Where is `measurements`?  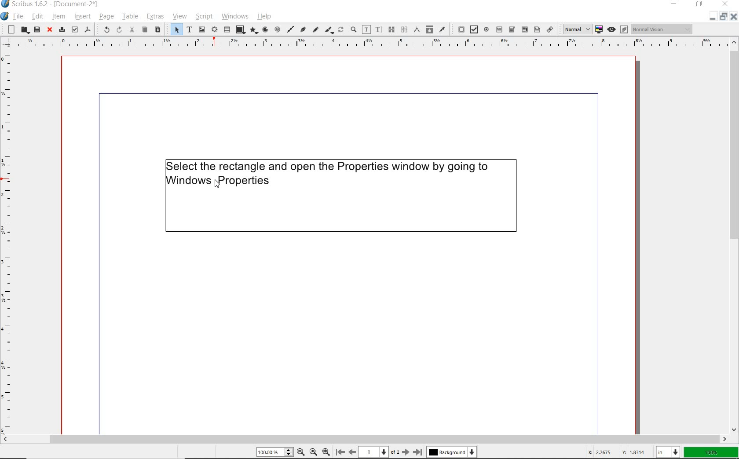 measurements is located at coordinates (416, 29).